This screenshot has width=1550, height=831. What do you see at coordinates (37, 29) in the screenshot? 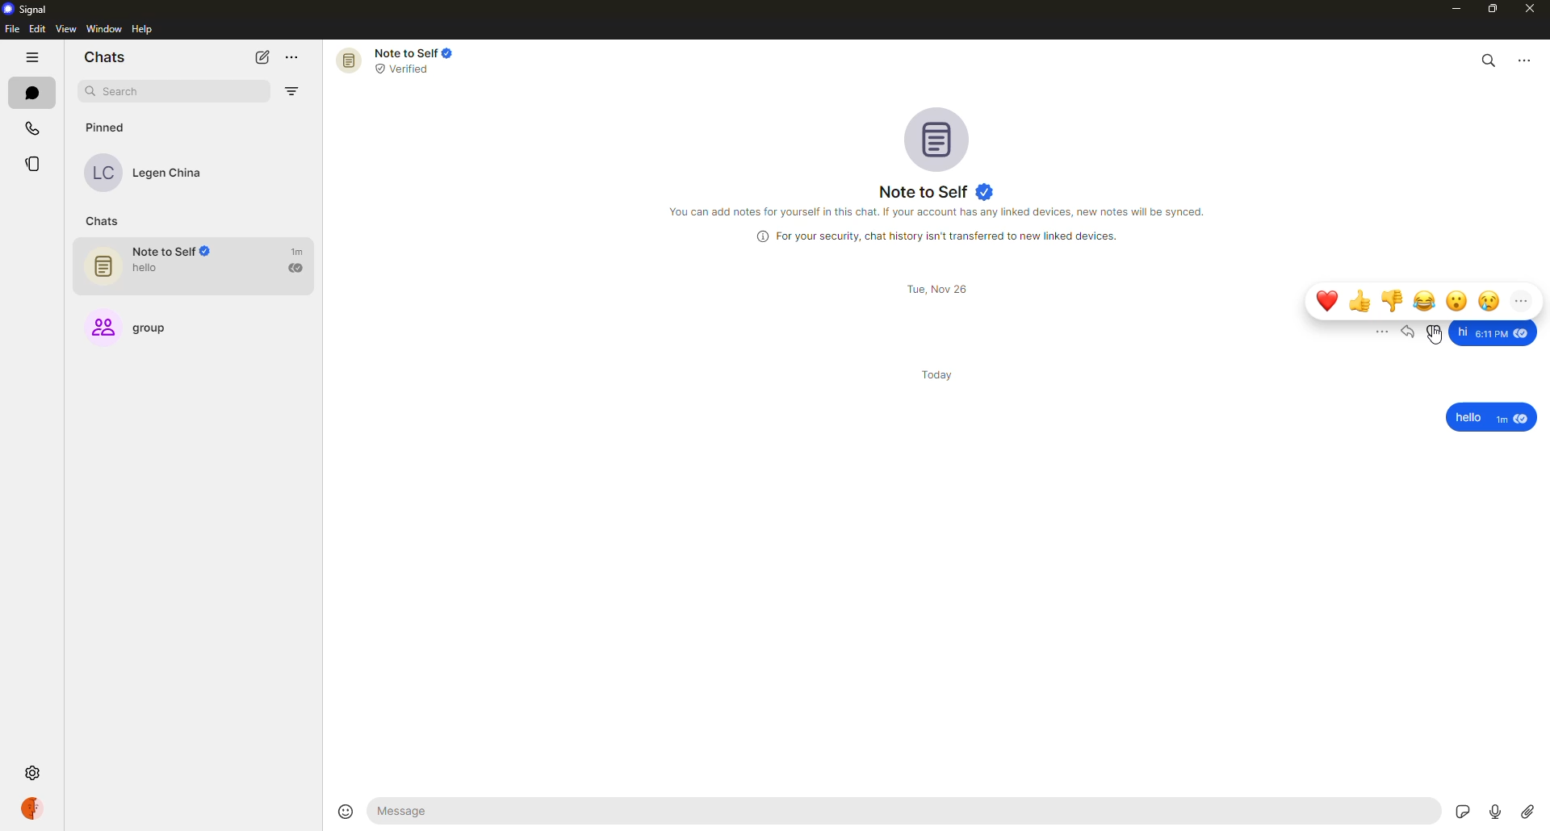
I see `edit` at bounding box center [37, 29].